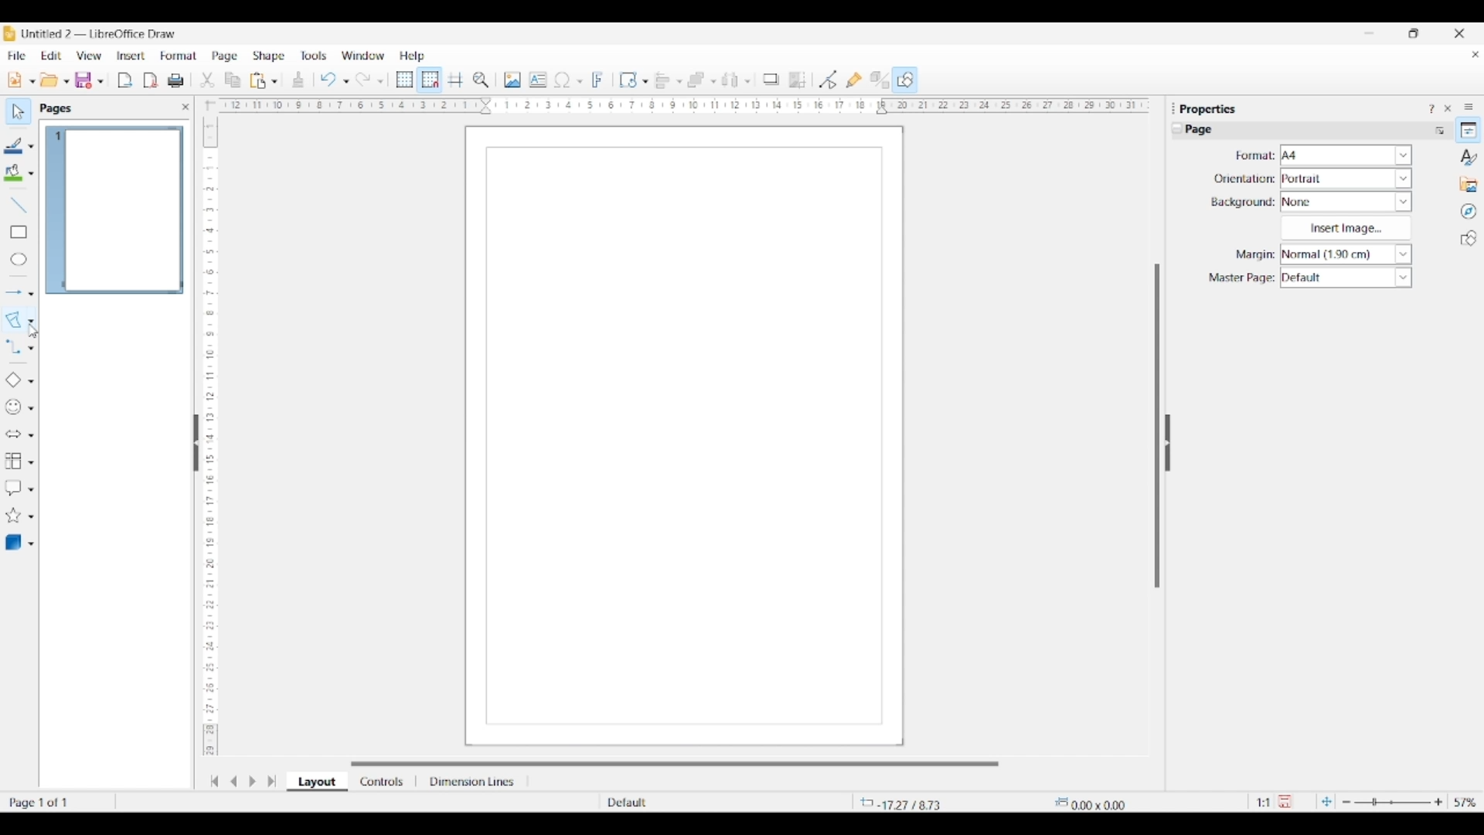 The width and height of the screenshot is (1484, 835). What do you see at coordinates (317, 782) in the screenshot?
I see `Layout selected` at bounding box center [317, 782].